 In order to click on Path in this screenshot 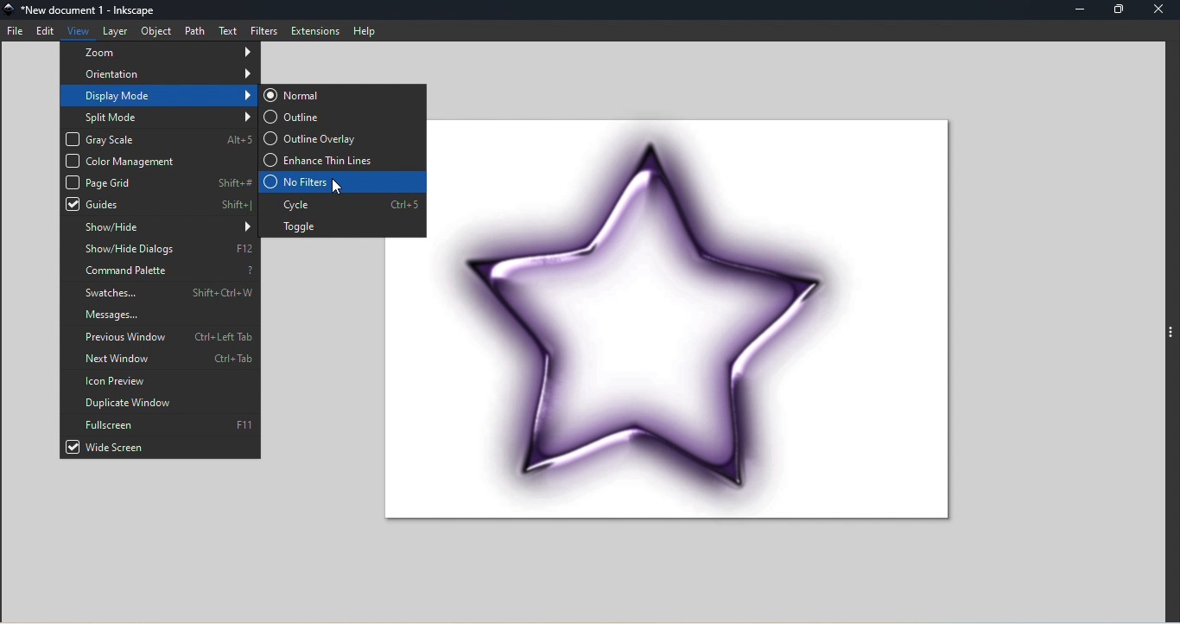, I will do `click(193, 31)`.